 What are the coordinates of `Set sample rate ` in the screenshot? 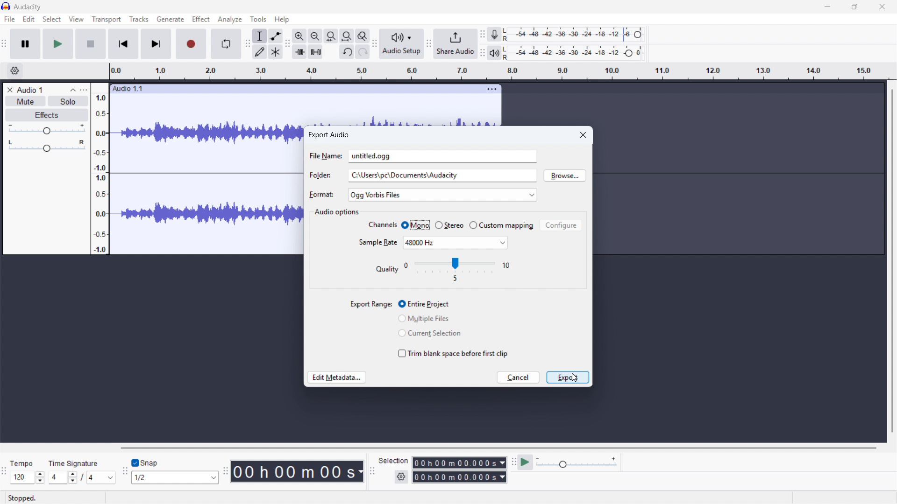 It's located at (456, 243).